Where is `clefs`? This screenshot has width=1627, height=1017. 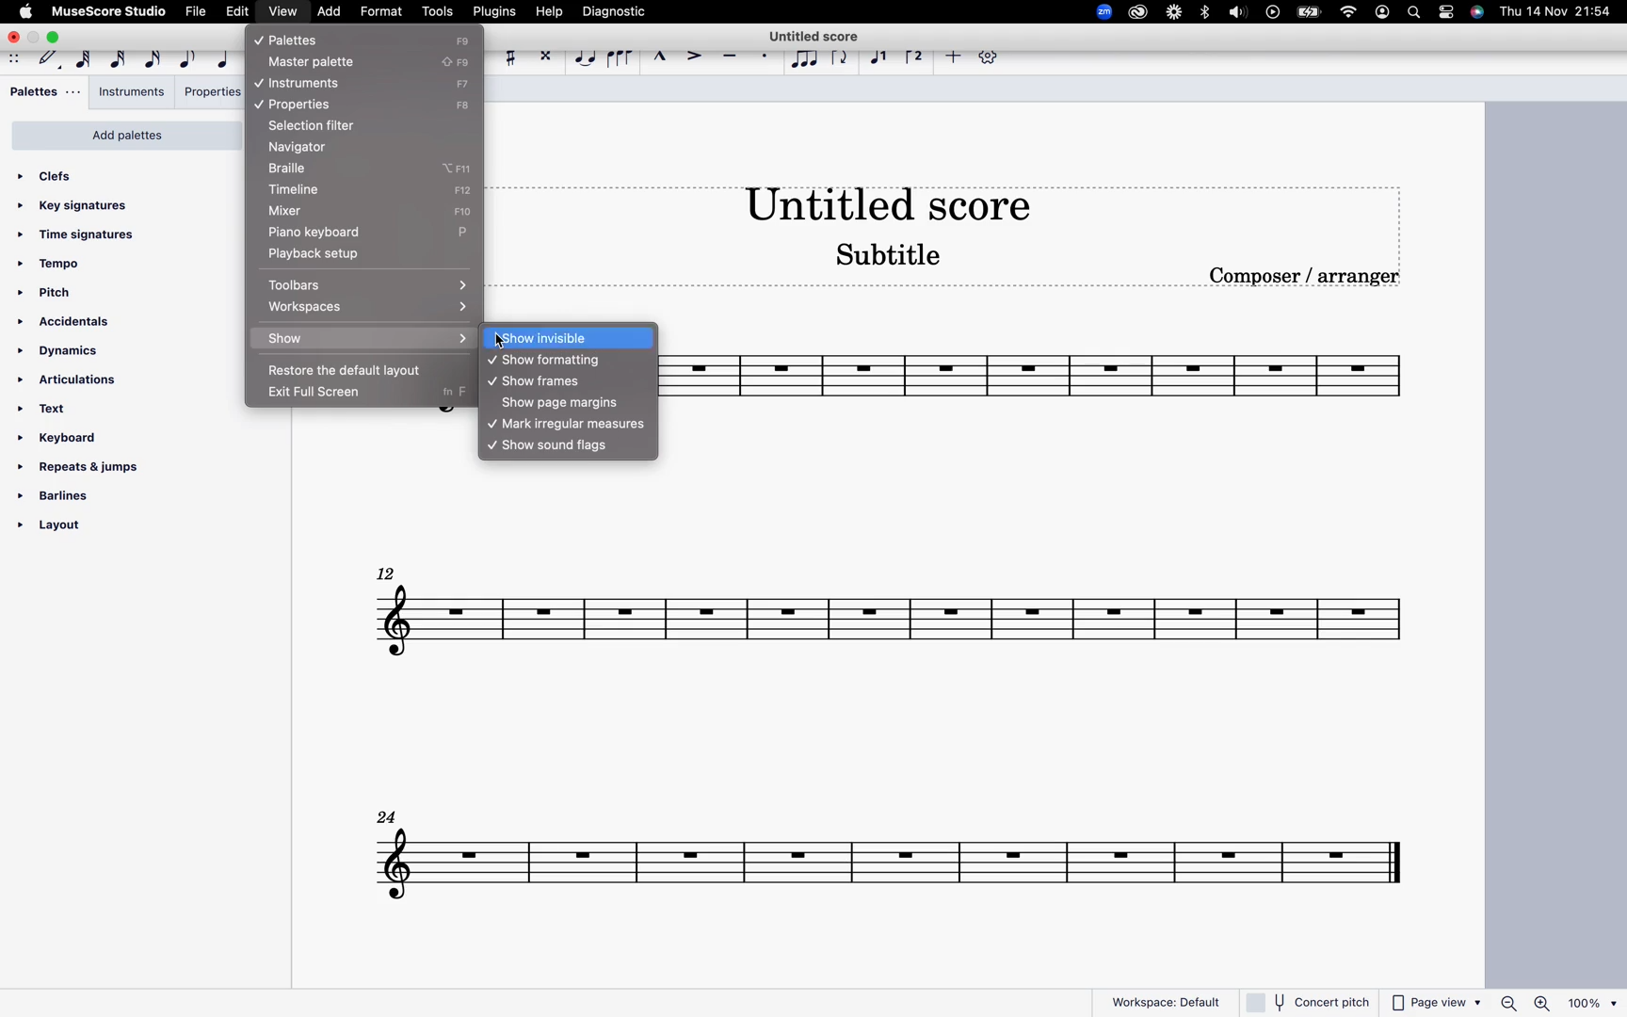 clefs is located at coordinates (56, 176).